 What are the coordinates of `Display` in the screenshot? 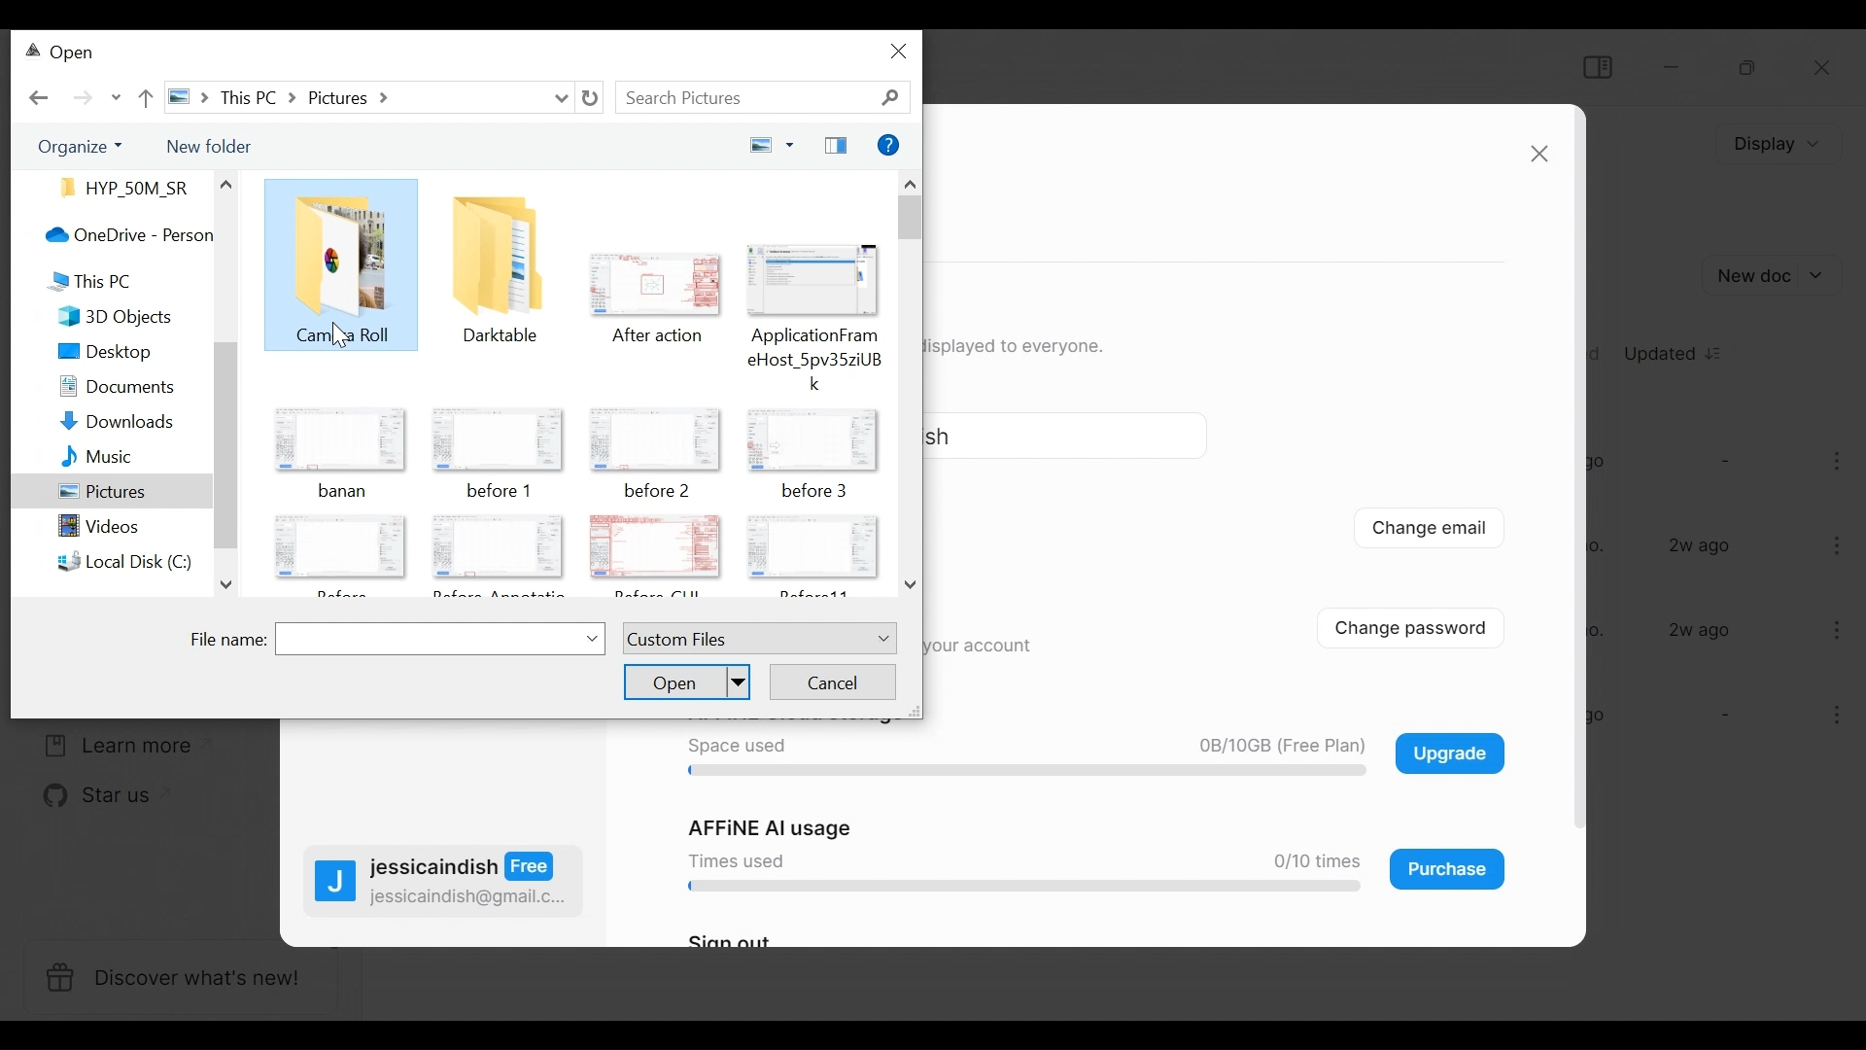 It's located at (1774, 144).